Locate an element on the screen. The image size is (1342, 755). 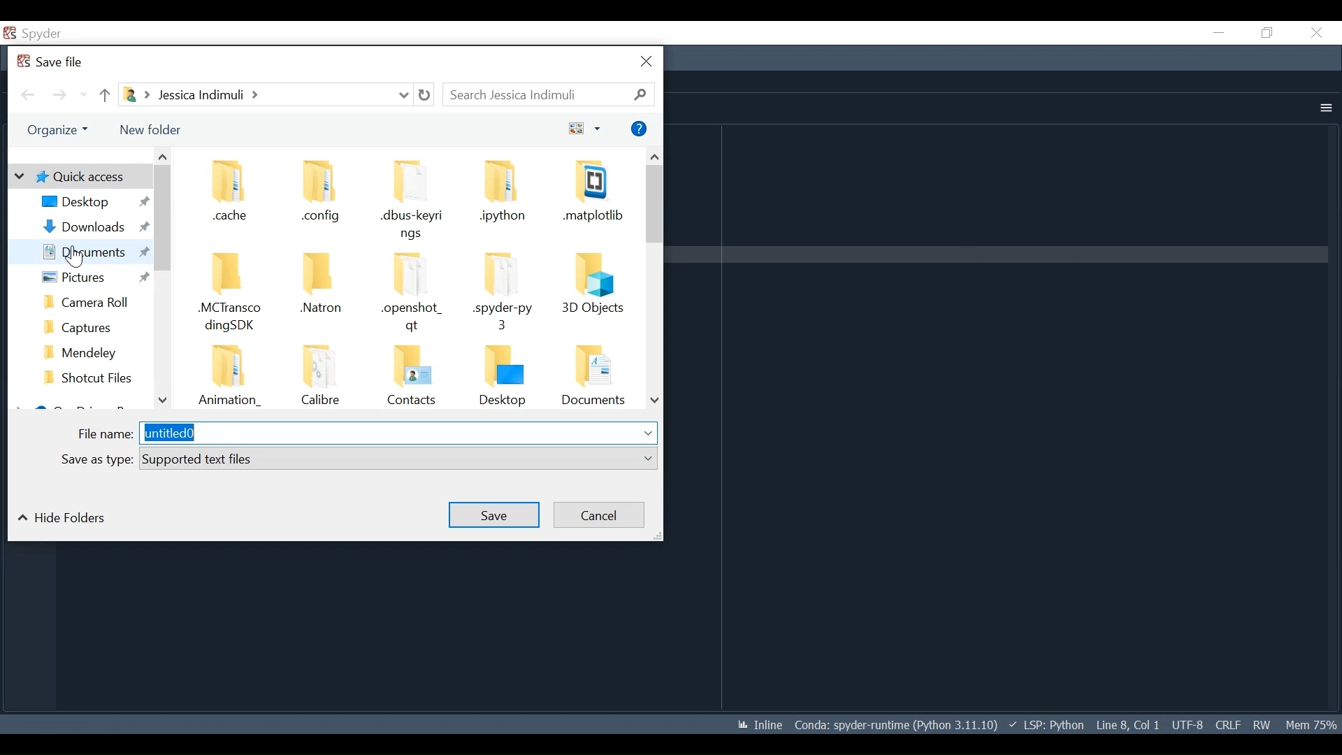
Navigate Forward is located at coordinates (59, 96).